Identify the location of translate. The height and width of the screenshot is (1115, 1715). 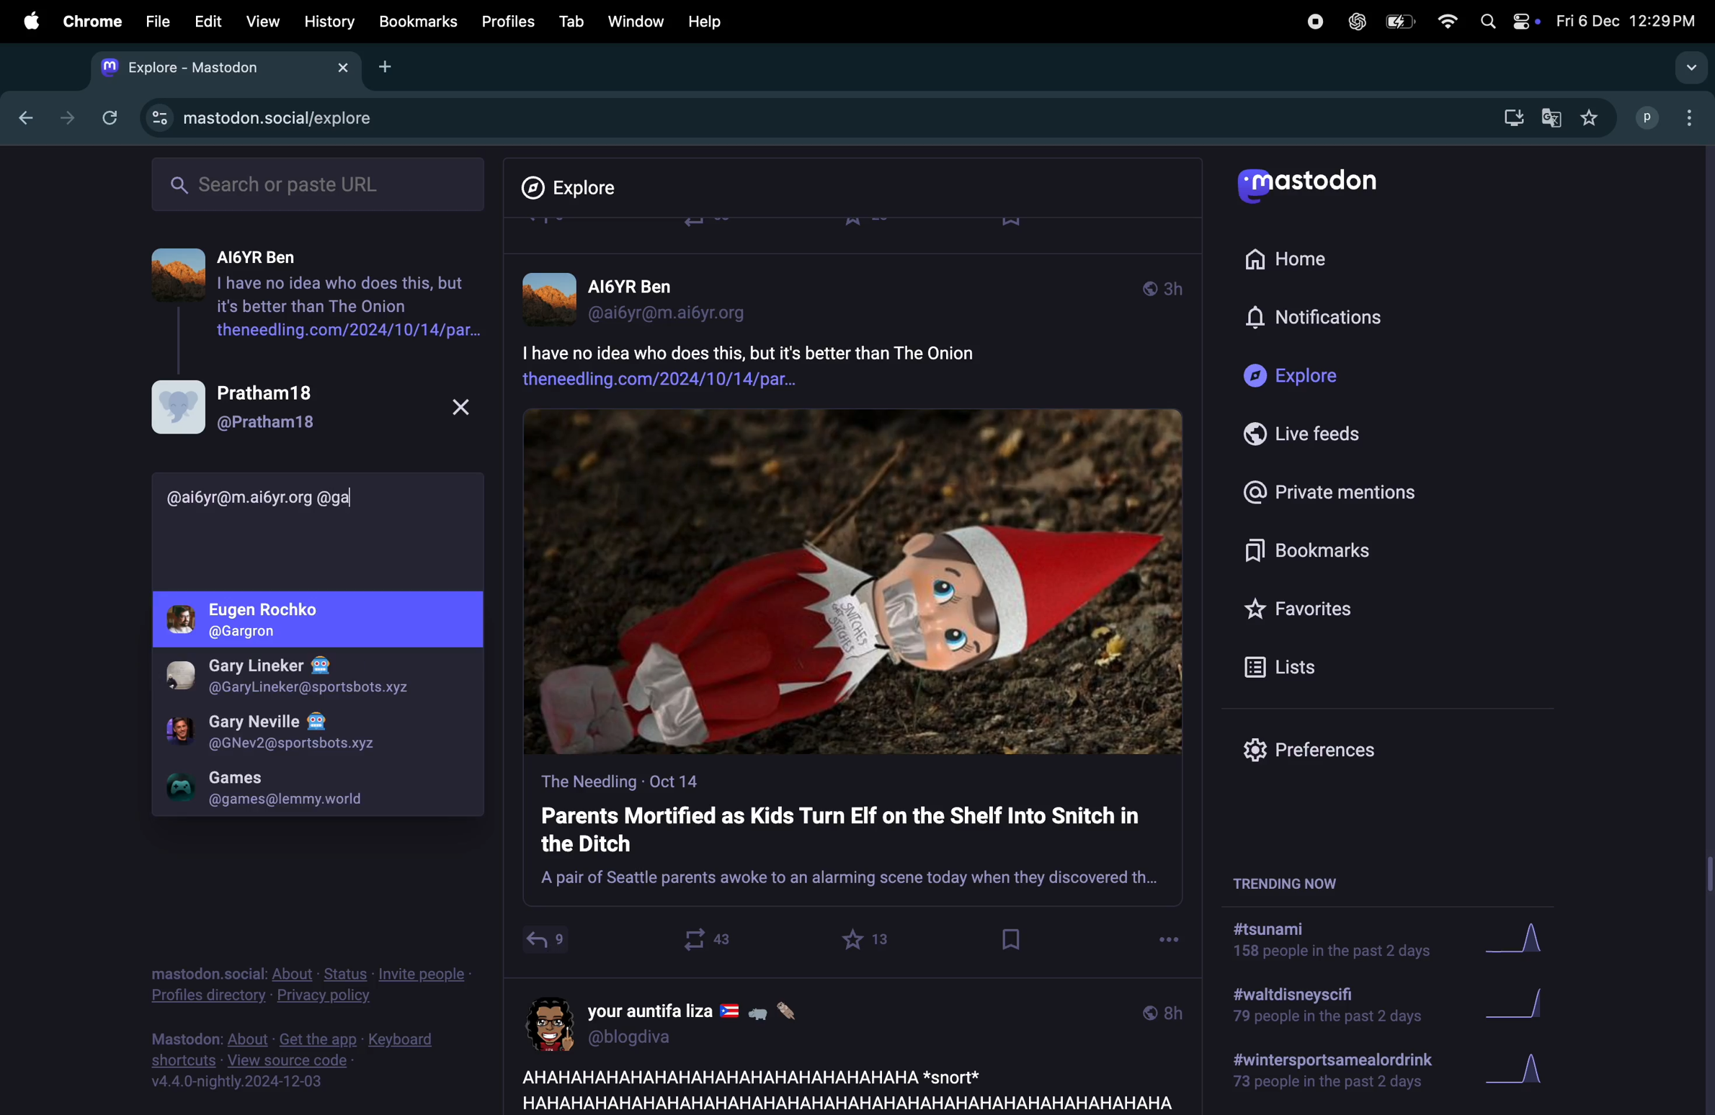
(1551, 120).